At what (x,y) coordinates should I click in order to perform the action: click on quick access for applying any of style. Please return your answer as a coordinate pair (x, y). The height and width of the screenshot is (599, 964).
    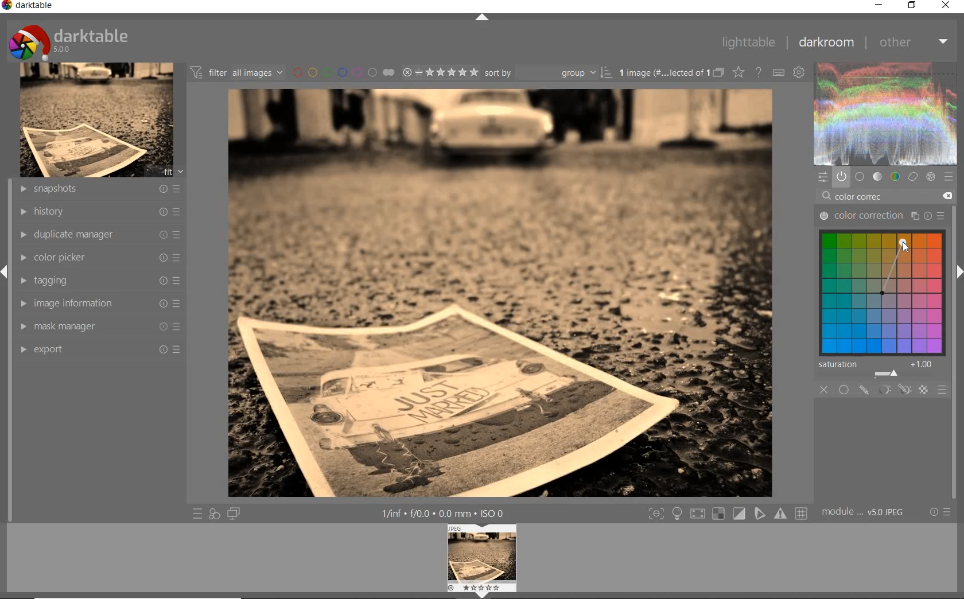
    Looking at the image, I should click on (214, 514).